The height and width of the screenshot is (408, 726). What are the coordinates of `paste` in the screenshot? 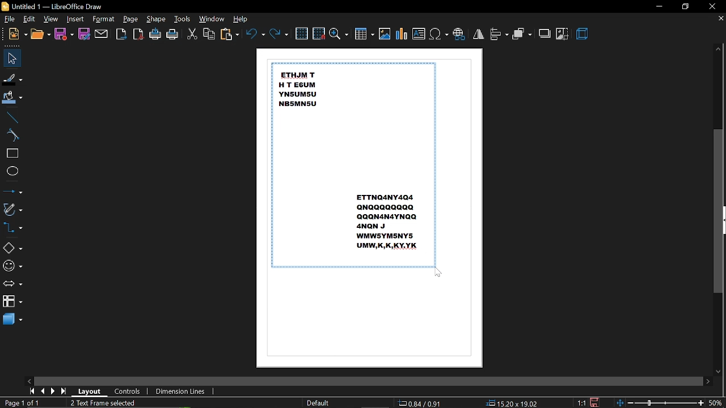 It's located at (229, 35).